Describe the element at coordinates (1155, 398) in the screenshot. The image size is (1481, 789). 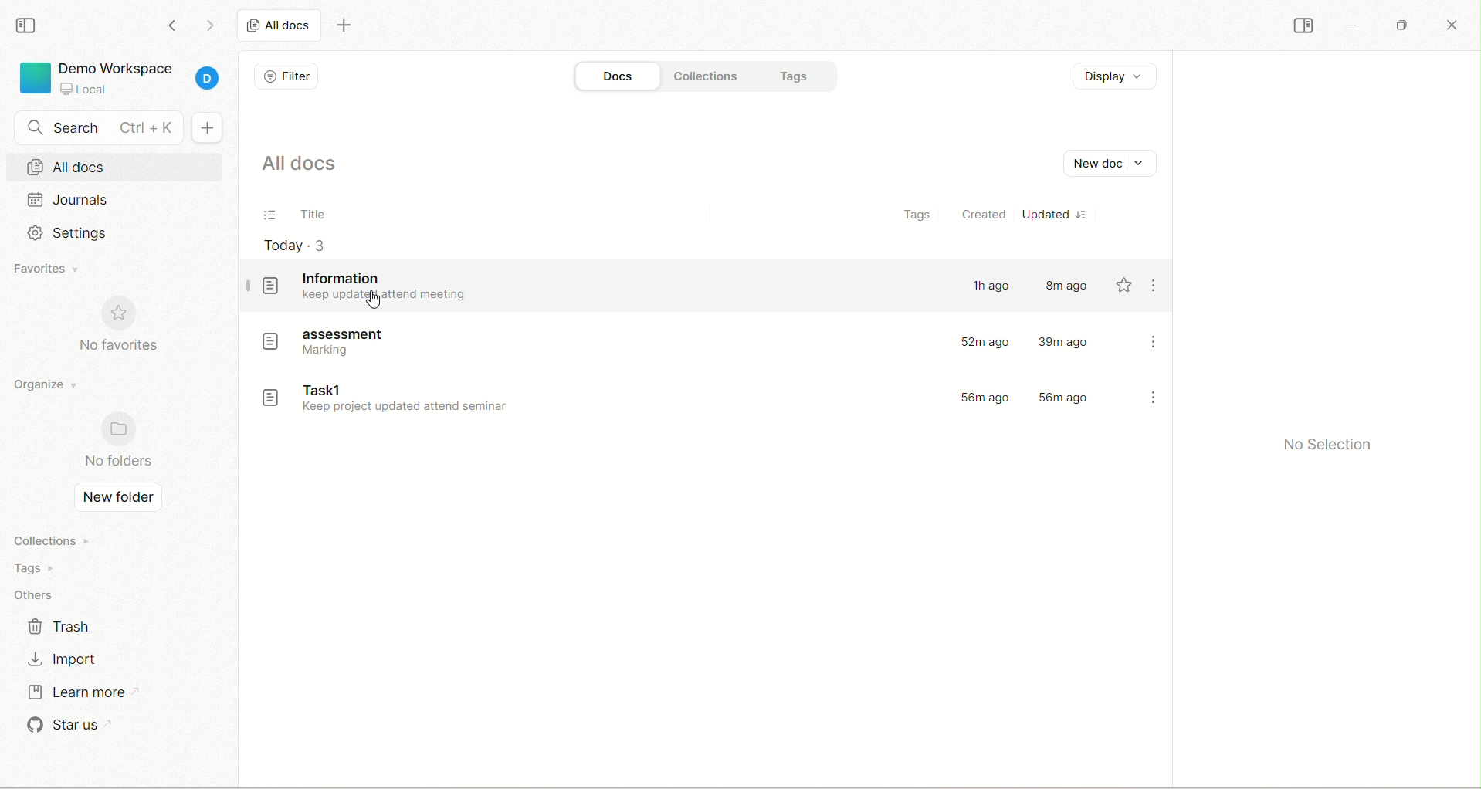
I see `options` at that location.